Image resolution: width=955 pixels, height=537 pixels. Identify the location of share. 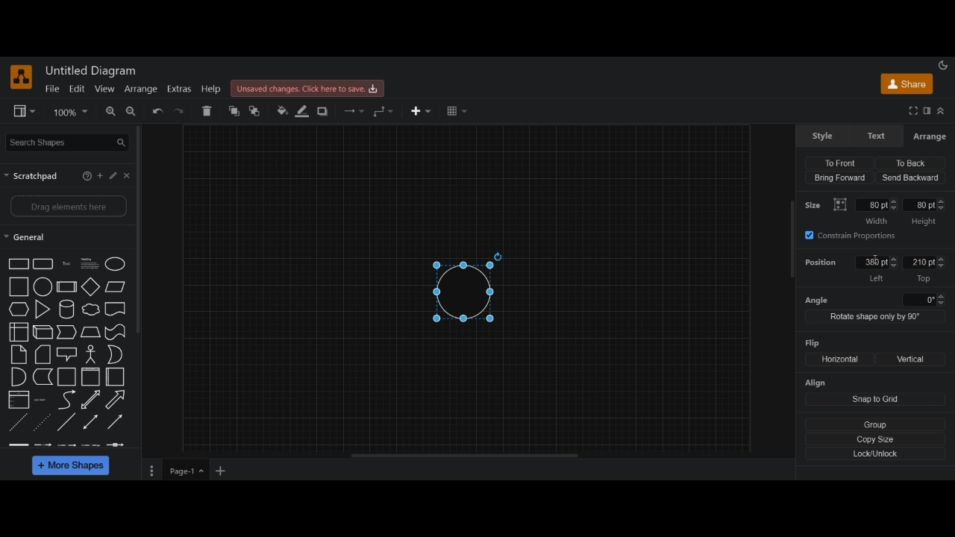
(906, 87).